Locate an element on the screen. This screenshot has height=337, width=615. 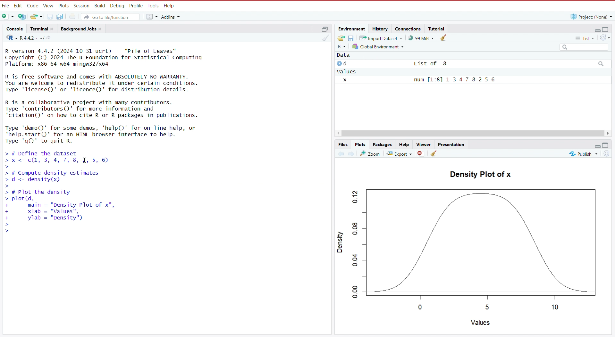
R is a collaborative project with many contributors.
Type 'contributors()' for more information and
'citation()' on how to cite R or R packages in publications. is located at coordinates (106, 109).